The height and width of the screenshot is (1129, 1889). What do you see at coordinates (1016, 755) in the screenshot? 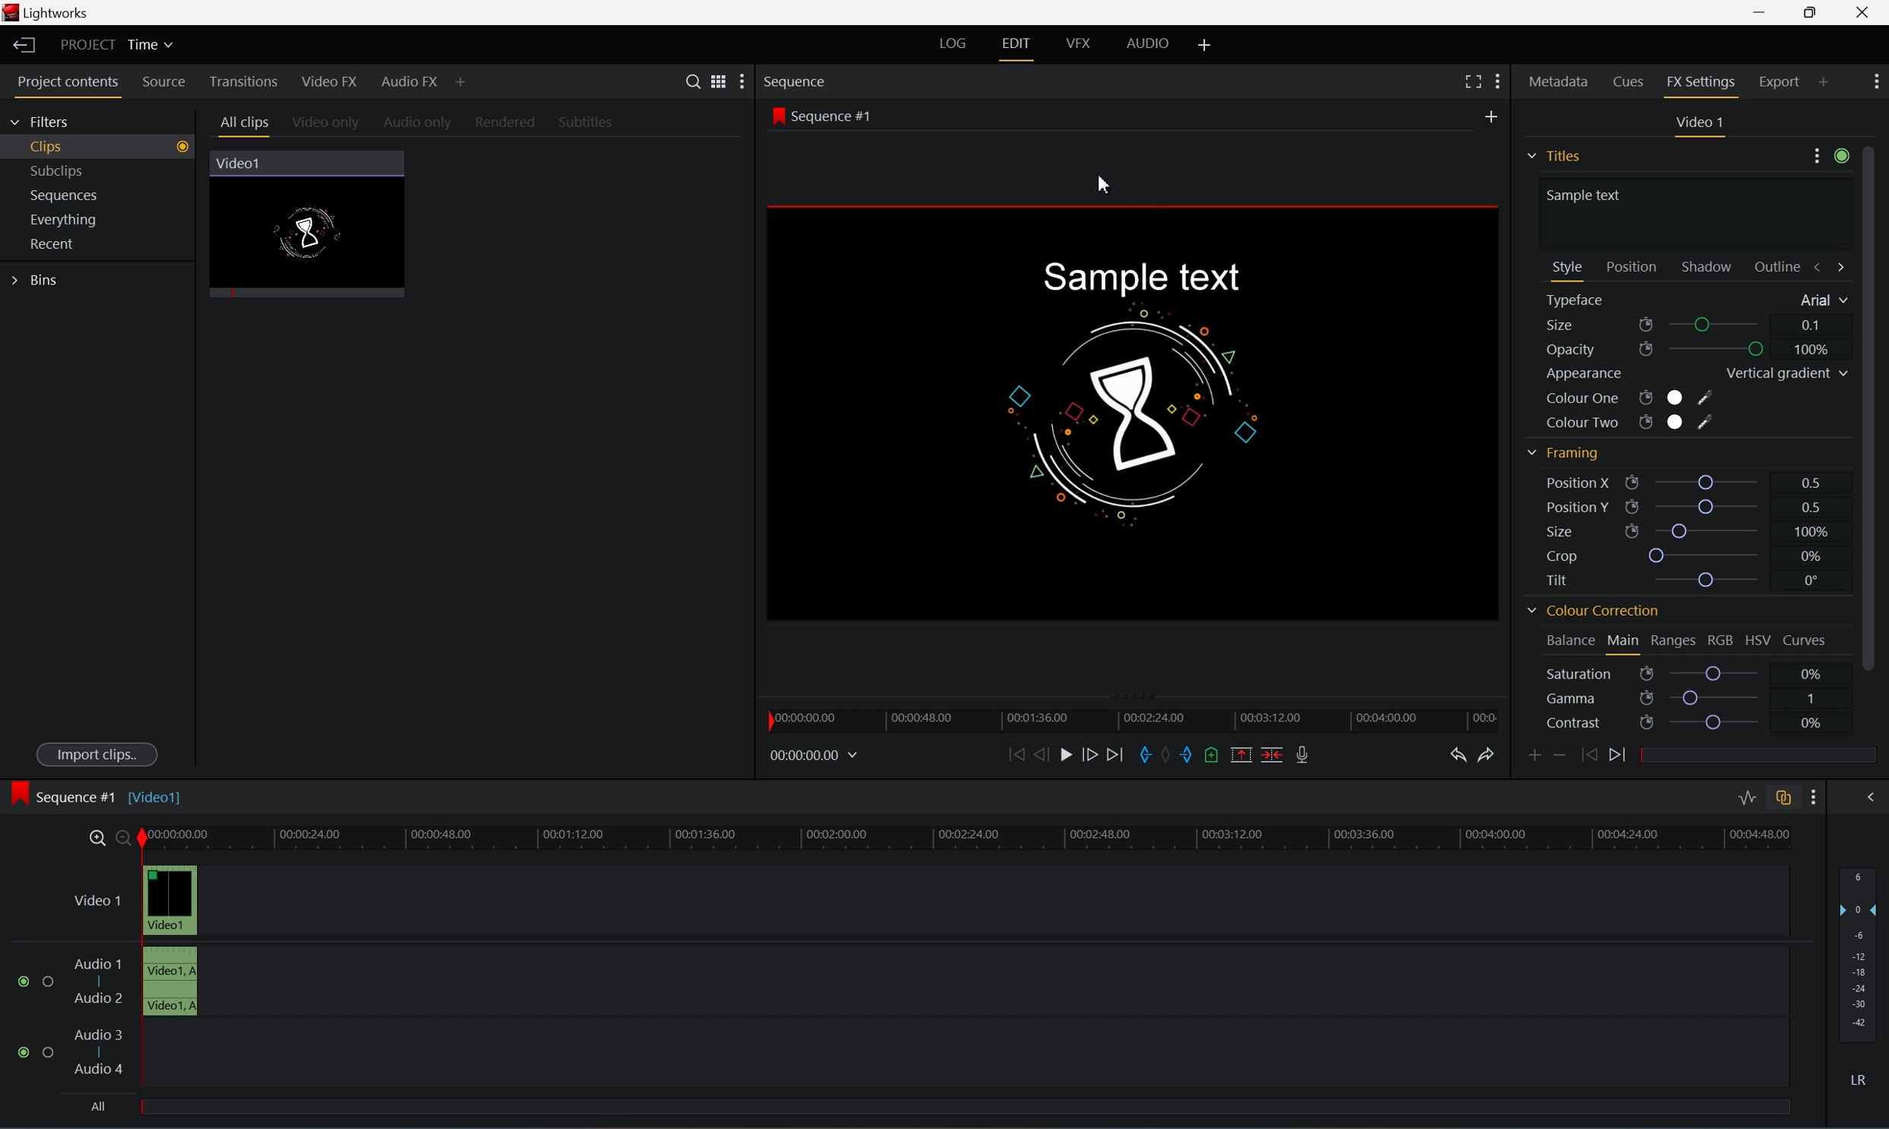
I see `move backward` at bounding box center [1016, 755].